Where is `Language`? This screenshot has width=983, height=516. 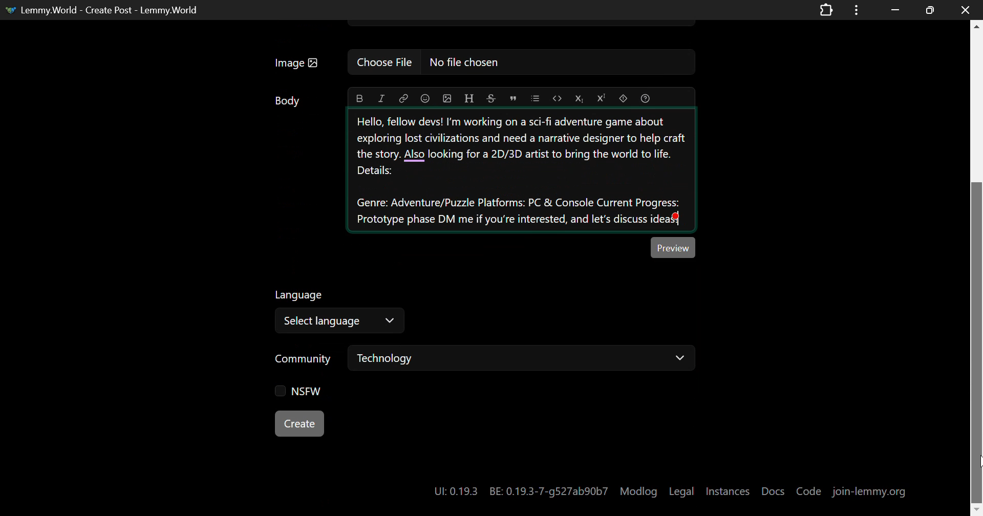
Language is located at coordinates (300, 295).